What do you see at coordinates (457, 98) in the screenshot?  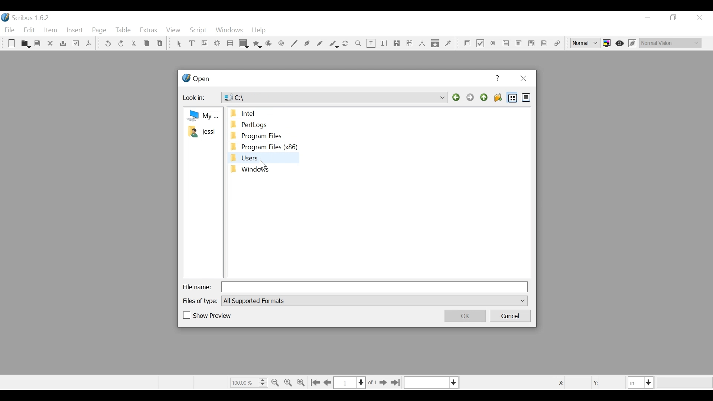 I see `Back` at bounding box center [457, 98].